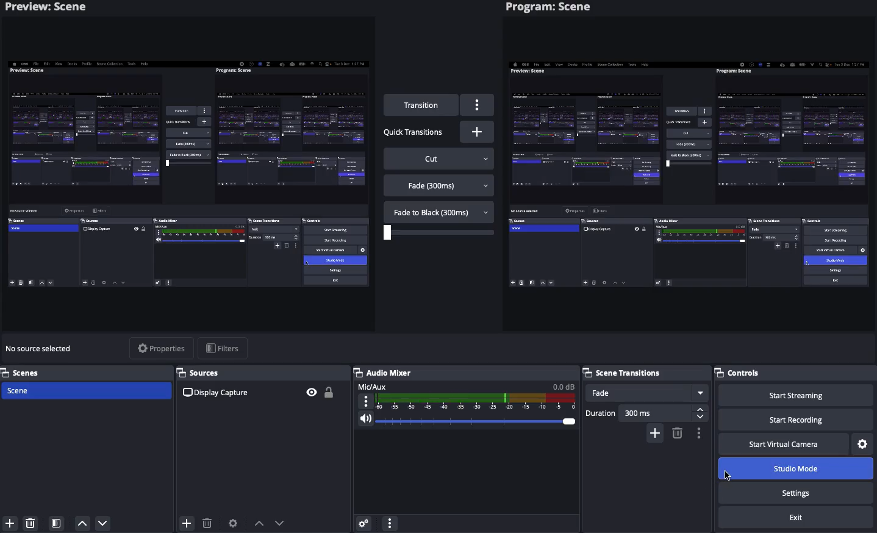 This screenshot has height=533, width=877. What do you see at coordinates (413, 133) in the screenshot?
I see `Quick transitions` at bounding box center [413, 133].